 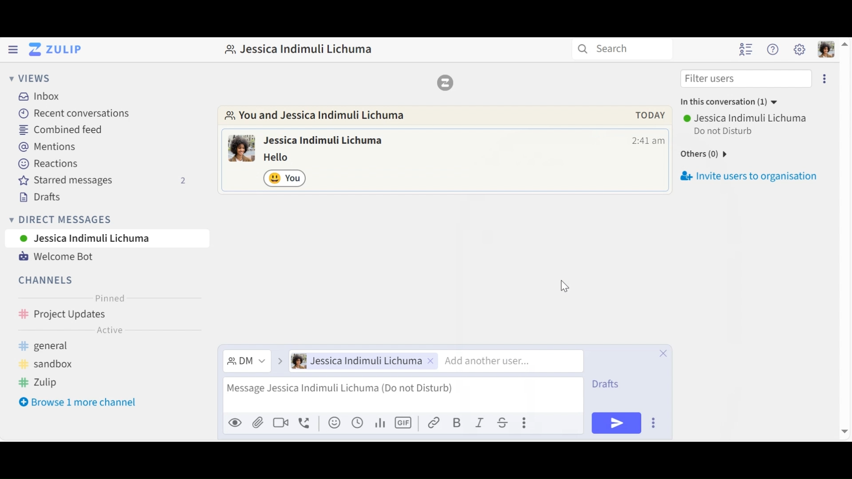 I want to click on Reactions, so click(x=47, y=164).